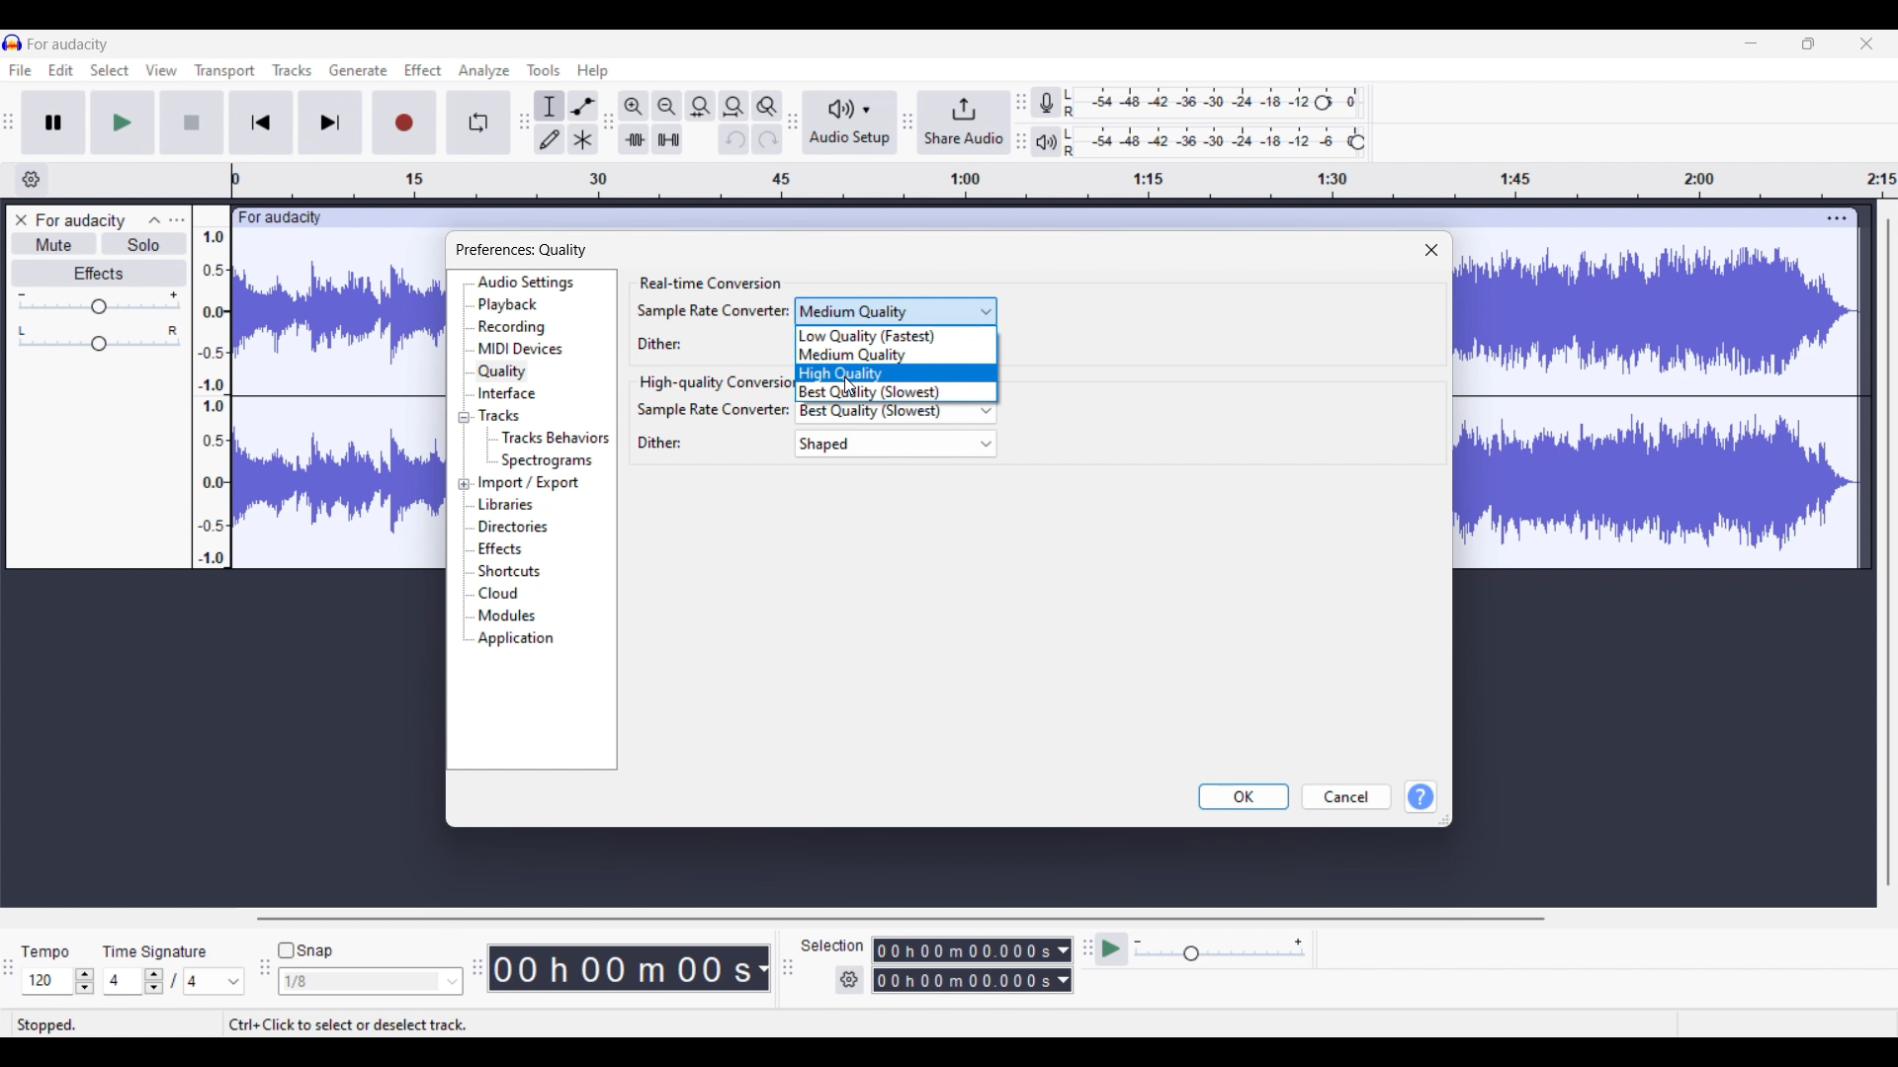 The width and height of the screenshot is (1898, 1067). What do you see at coordinates (261, 123) in the screenshot?
I see `Skip/Select to start` at bounding box center [261, 123].